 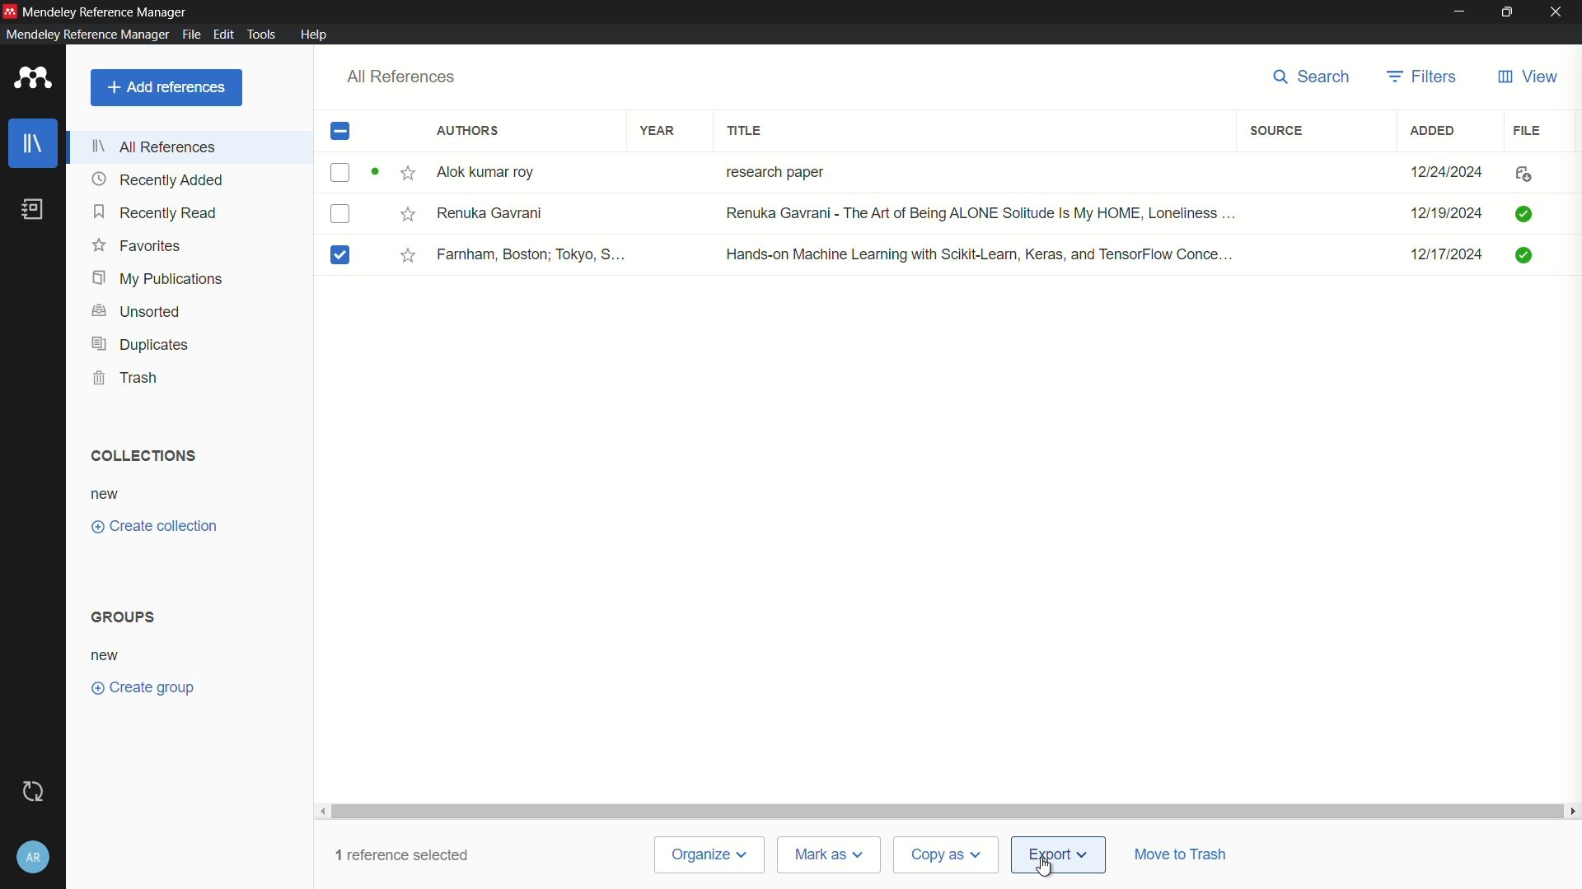 What do you see at coordinates (10, 12) in the screenshot?
I see `app icon` at bounding box center [10, 12].